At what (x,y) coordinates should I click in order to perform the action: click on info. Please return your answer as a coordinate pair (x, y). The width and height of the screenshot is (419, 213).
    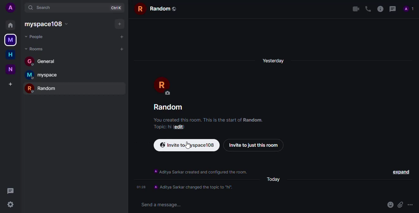
    Looking at the image, I should click on (209, 119).